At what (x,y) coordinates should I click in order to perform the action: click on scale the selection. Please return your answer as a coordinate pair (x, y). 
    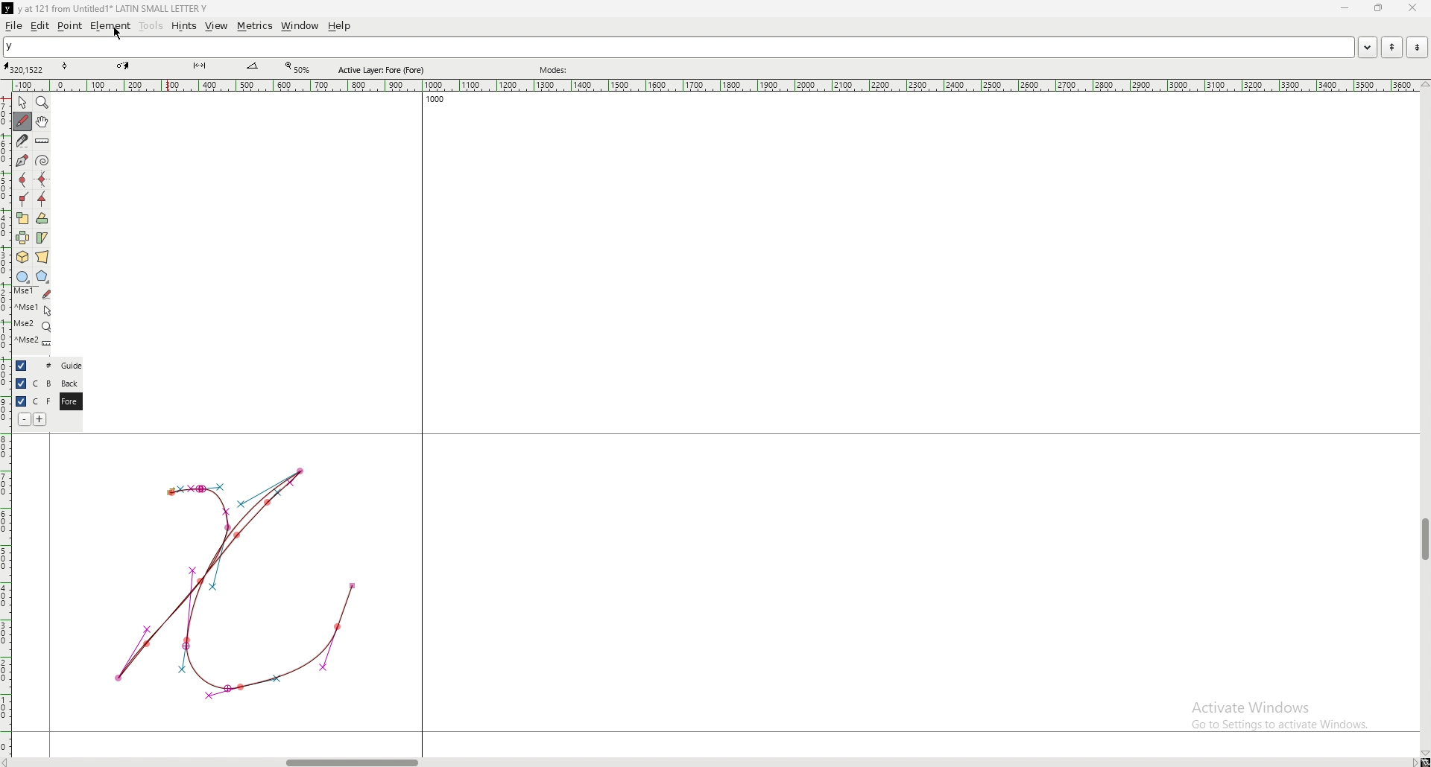
    Looking at the image, I should click on (22, 218).